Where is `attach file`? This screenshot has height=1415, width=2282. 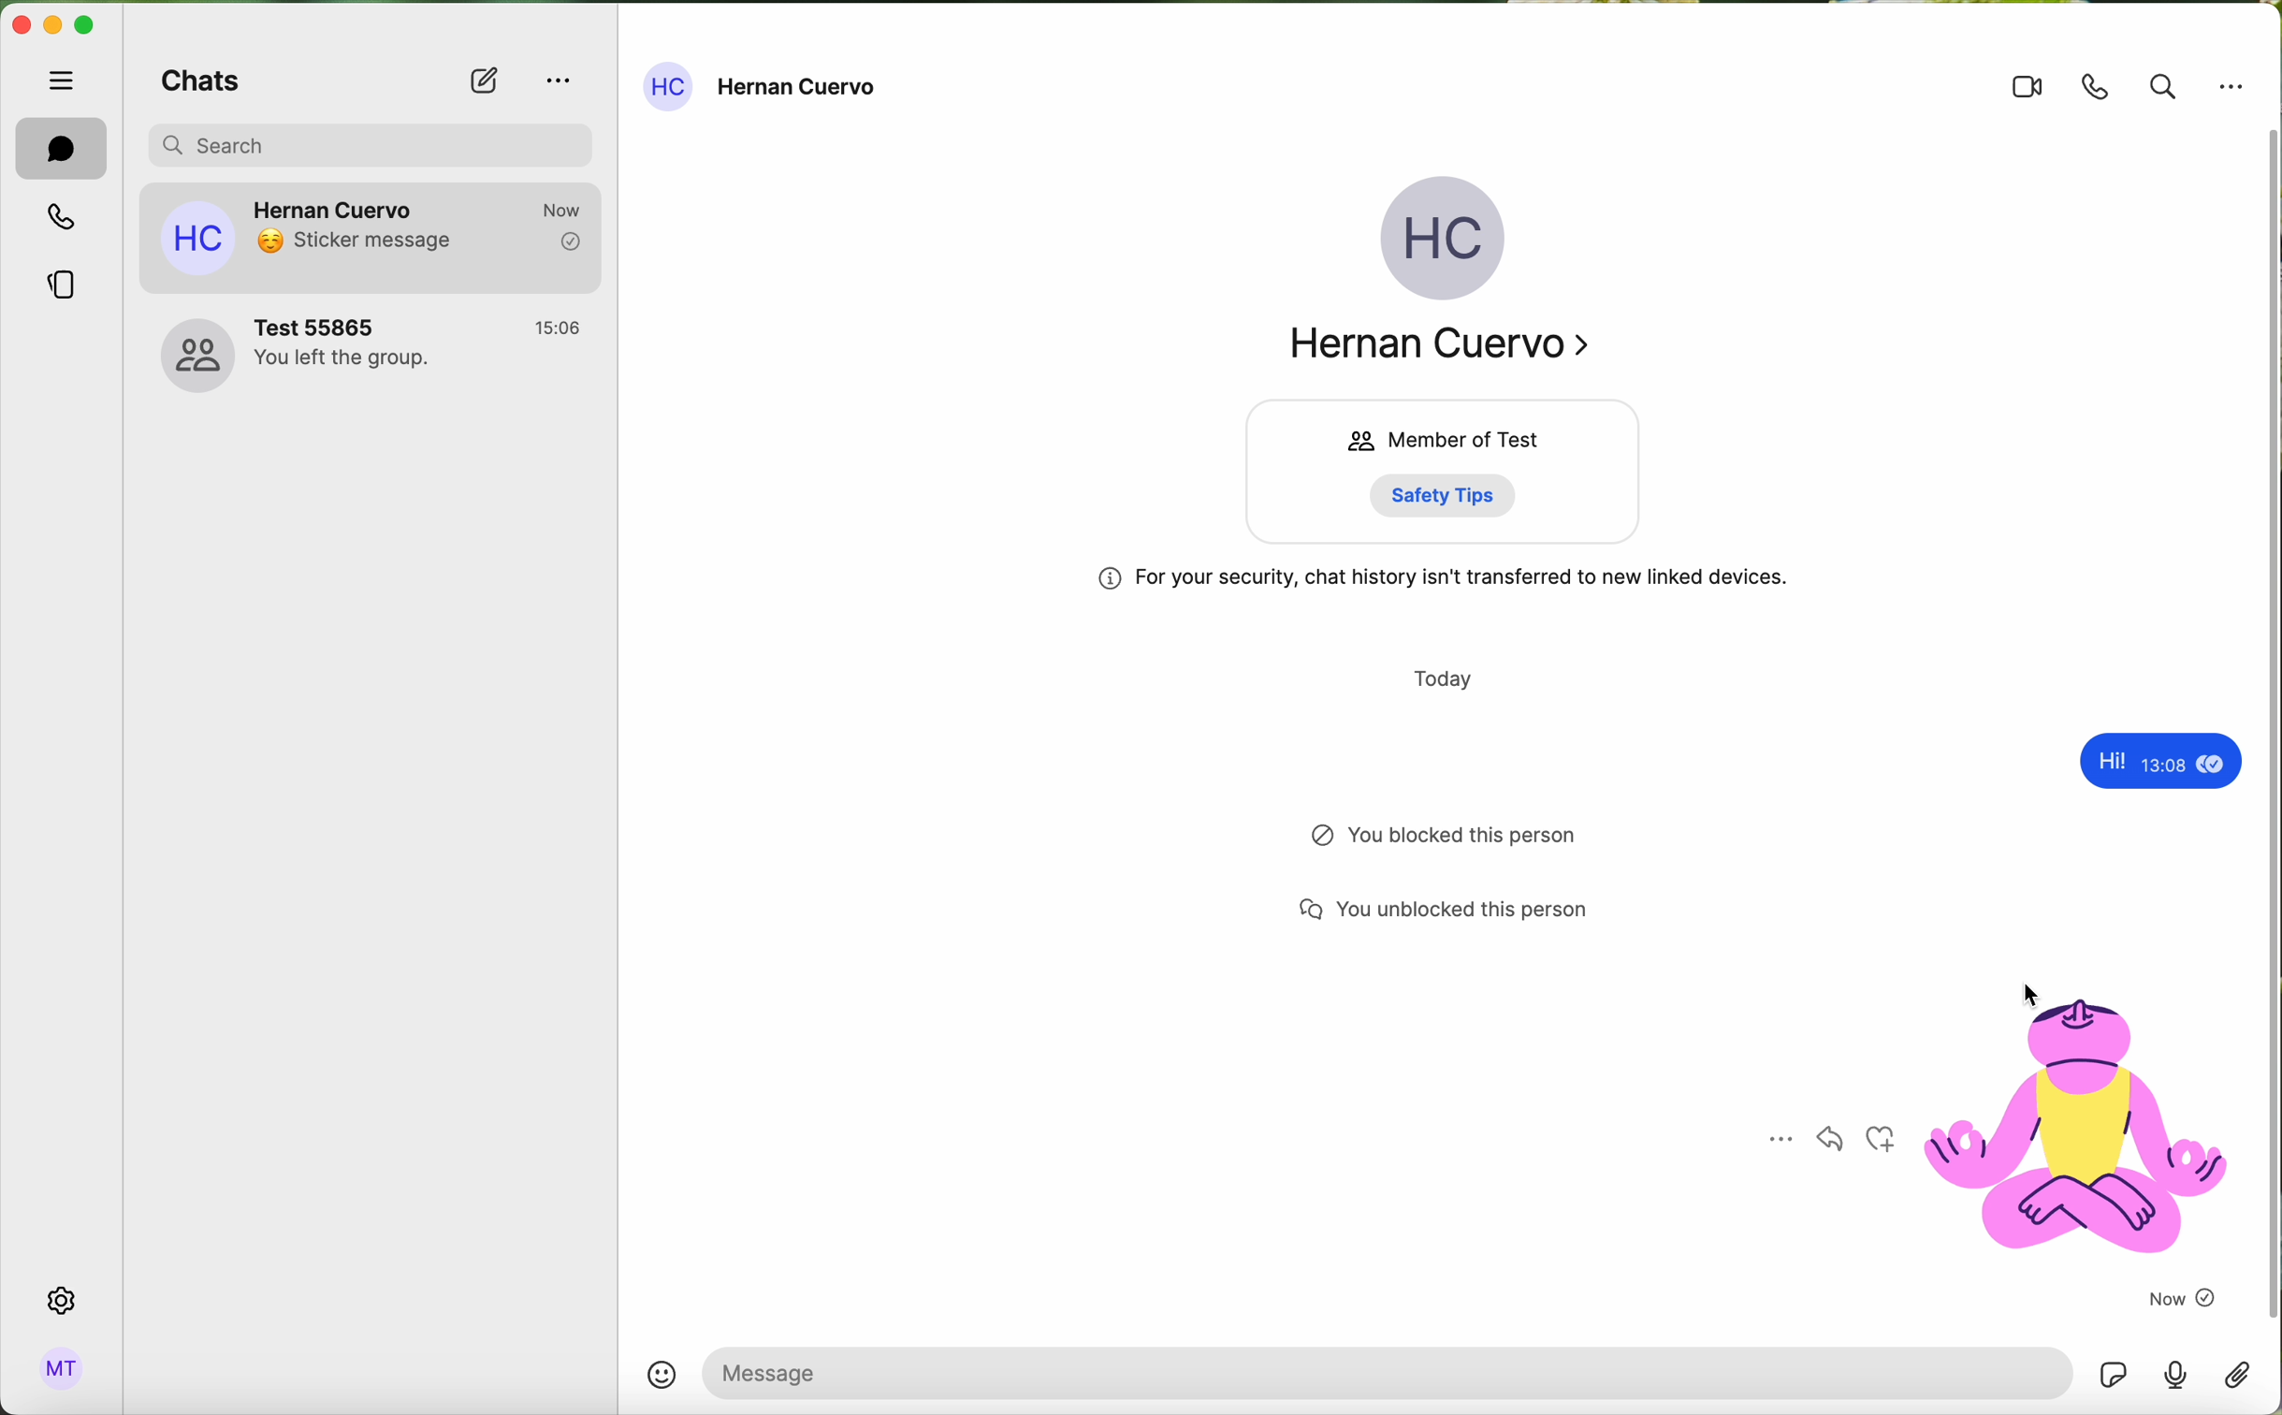 attach file is located at coordinates (2235, 1380).